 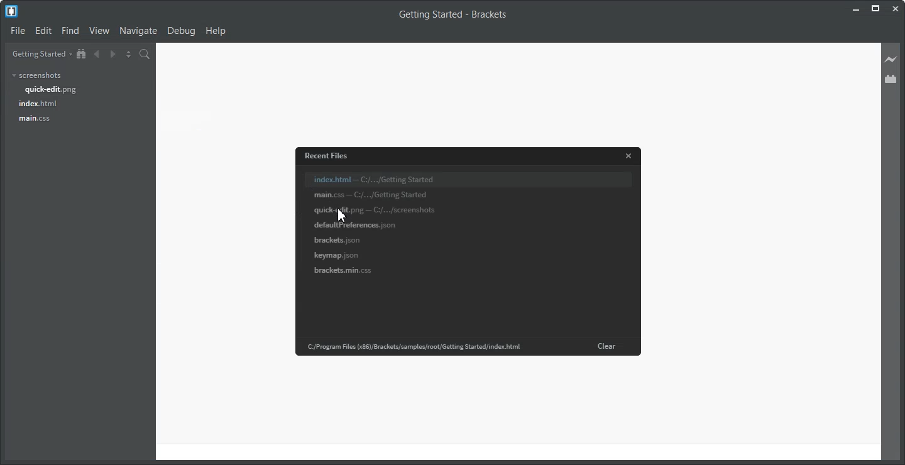 What do you see at coordinates (327, 156) in the screenshot?
I see `Recent Files` at bounding box center [327, 156].